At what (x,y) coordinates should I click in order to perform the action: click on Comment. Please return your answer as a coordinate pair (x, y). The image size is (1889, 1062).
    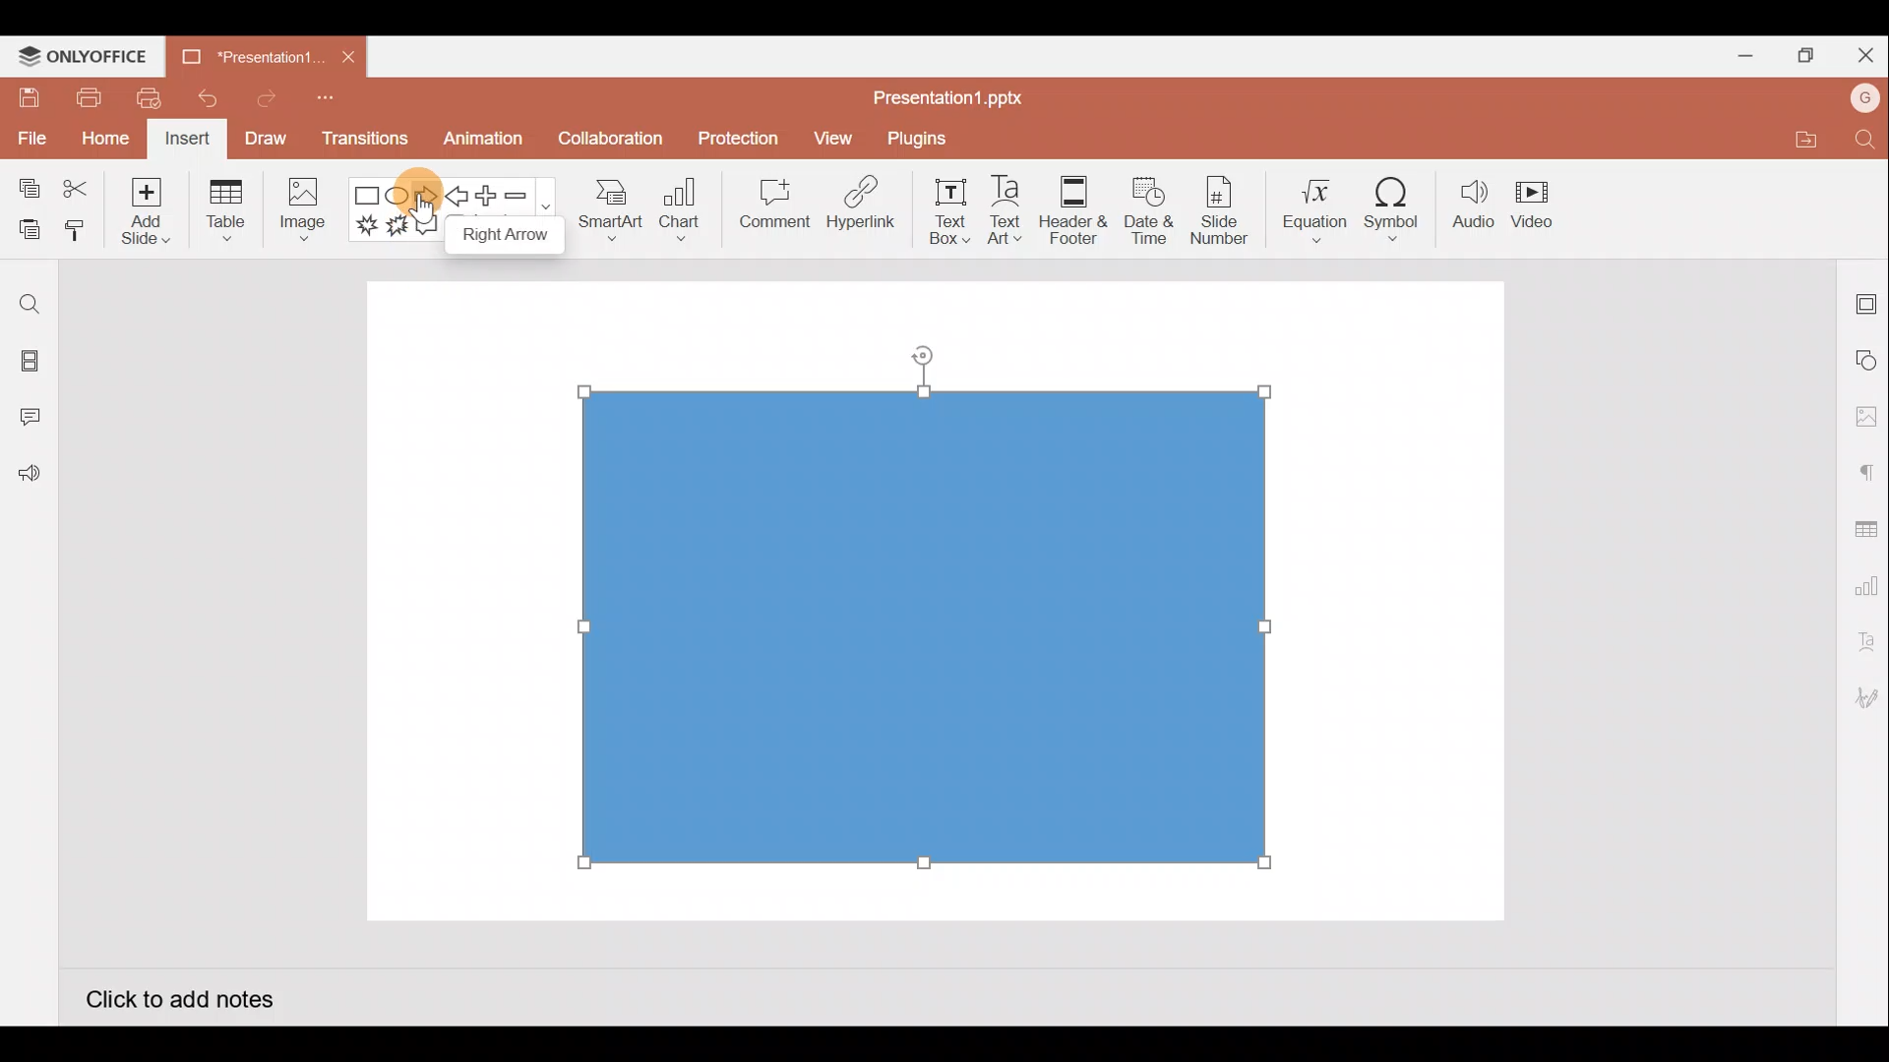
    Looking at the image, I should click on (767, 207).